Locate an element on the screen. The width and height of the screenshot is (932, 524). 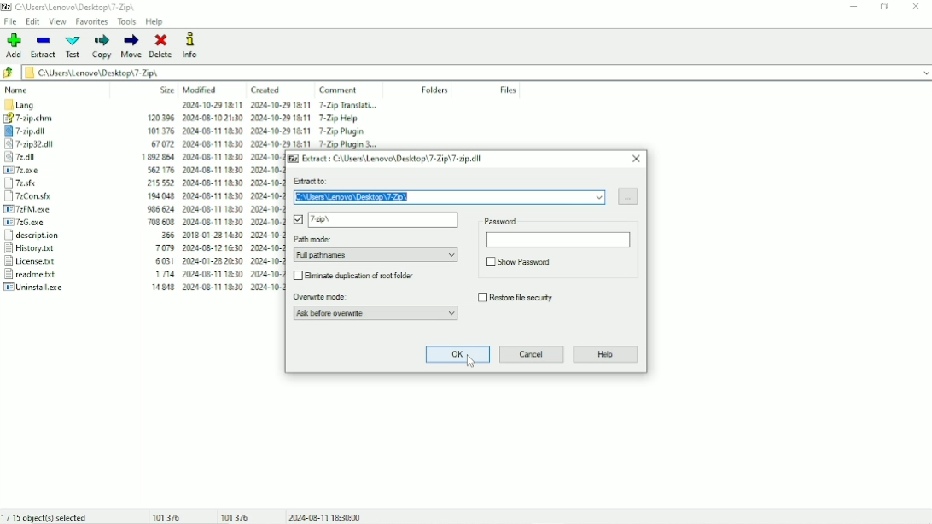
Back is located at coordinates (9, 73).